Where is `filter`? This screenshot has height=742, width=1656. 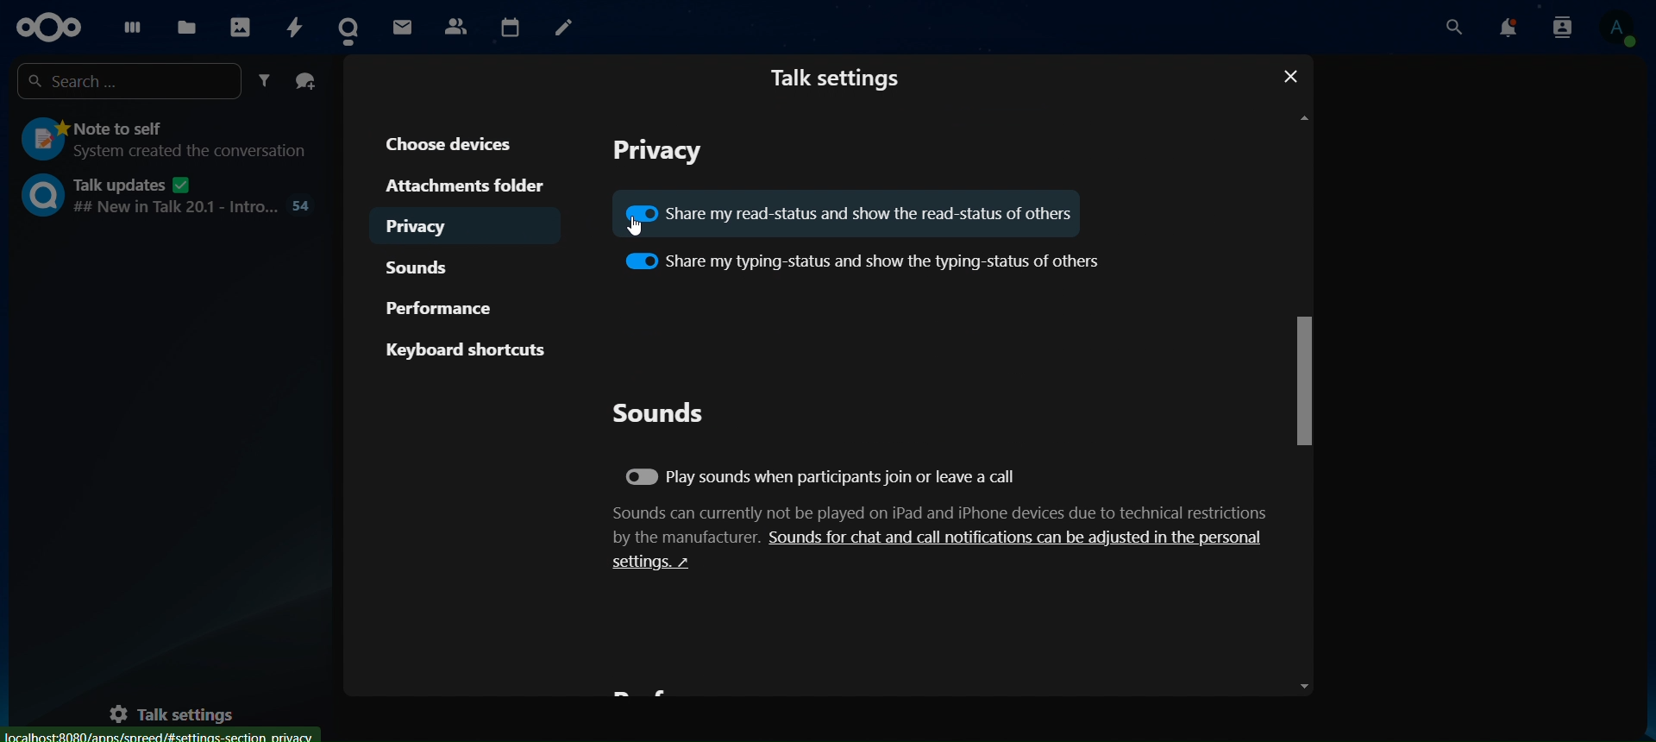 filter is located at coordinates (267, 81).